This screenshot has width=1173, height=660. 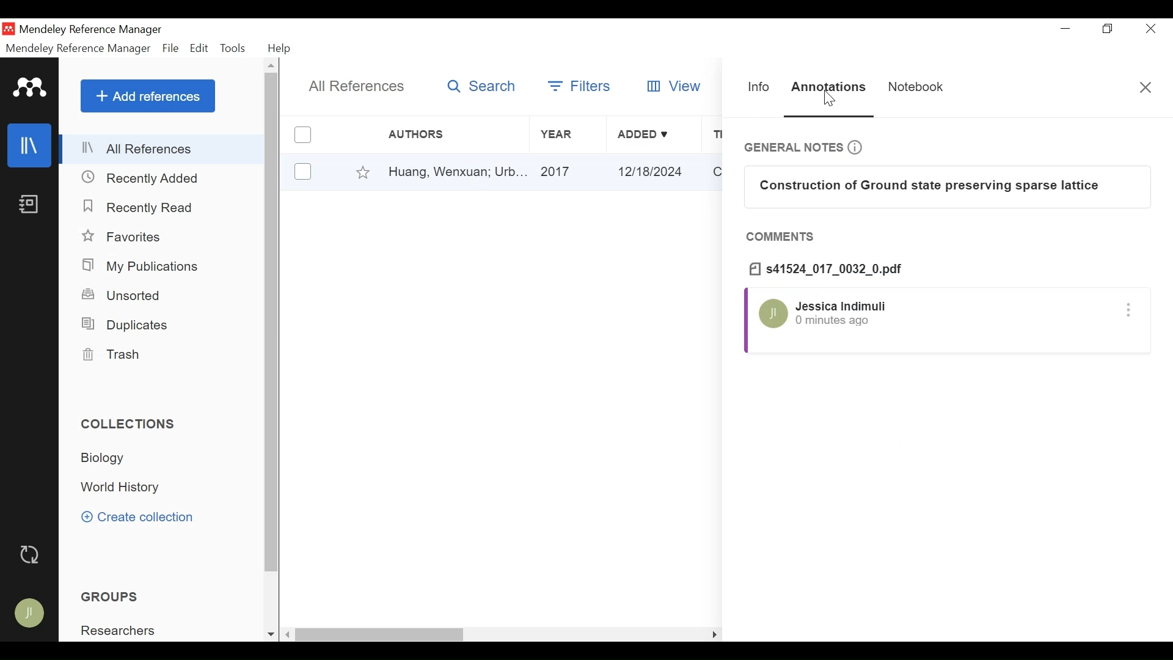 What do you see at coordinates (92, 30) in the screenshot?
I see `Mendeley Reference Manager` at bounding box center [92, 30].